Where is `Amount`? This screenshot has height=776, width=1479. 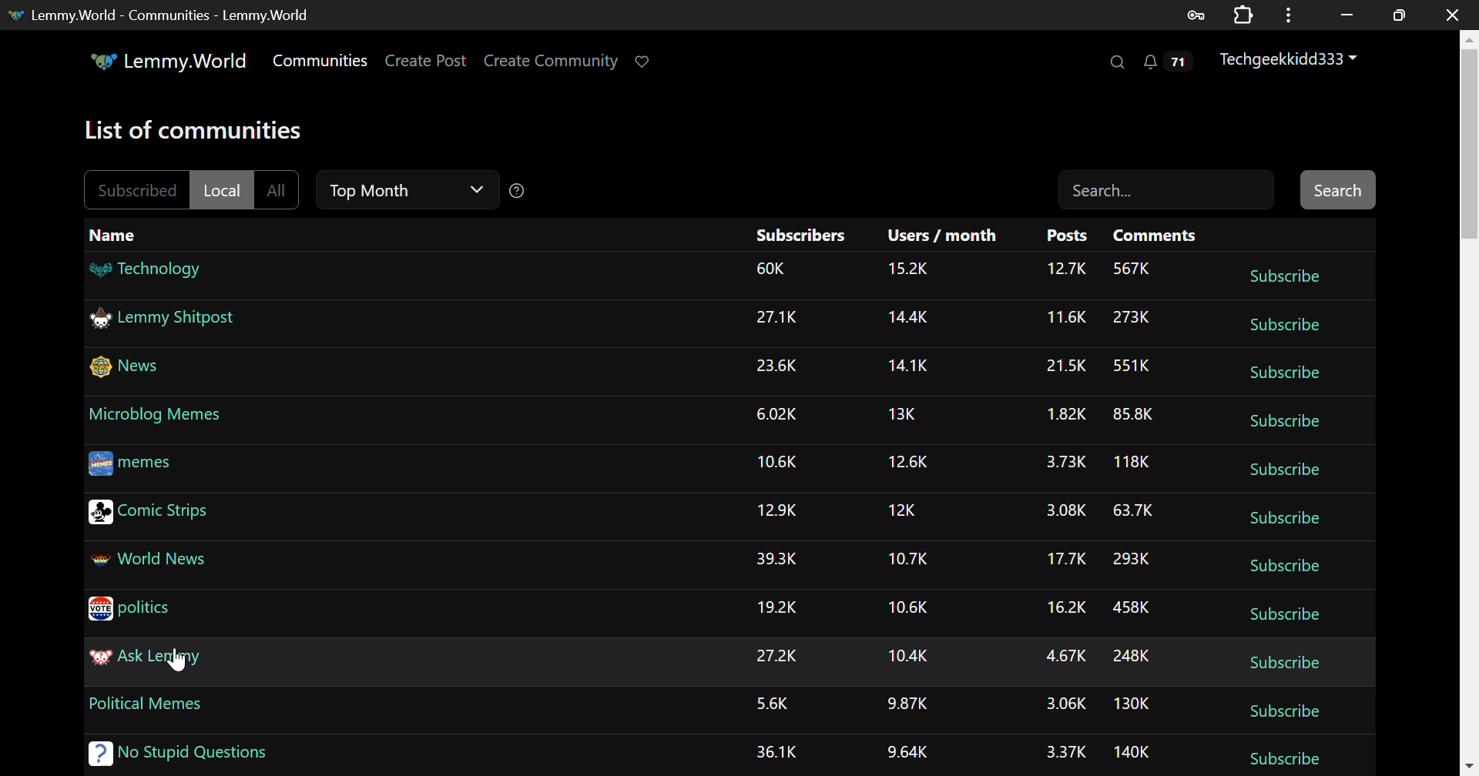 Amount is located at coordinates (1061, 463).